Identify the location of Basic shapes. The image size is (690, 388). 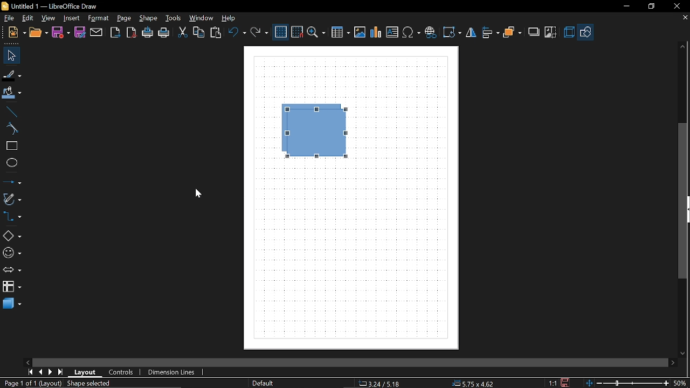
(12, 234).